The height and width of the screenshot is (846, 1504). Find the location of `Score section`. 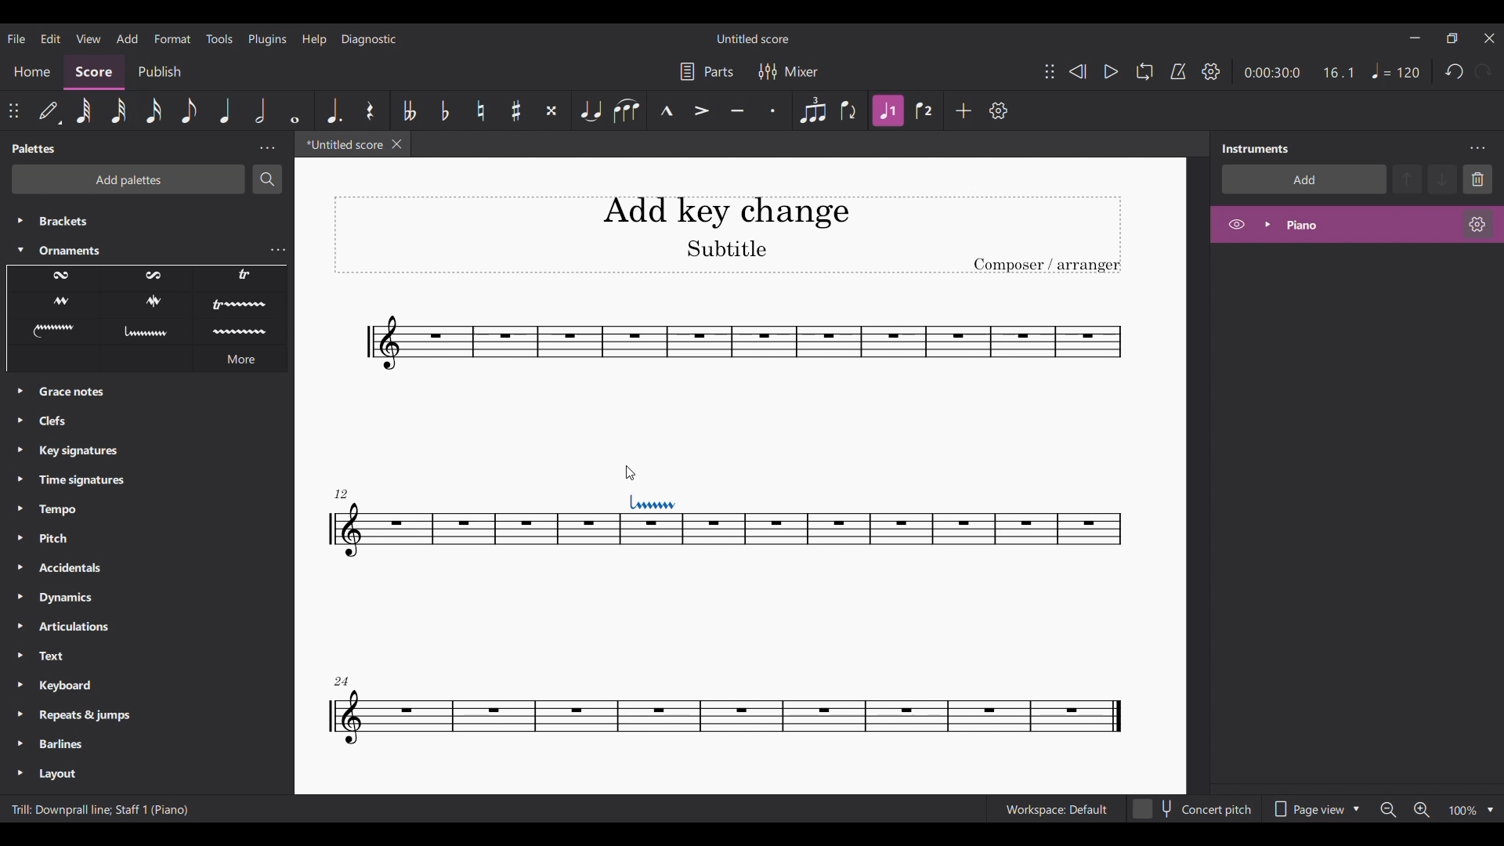

Score section is located at coordinates (93, 73).